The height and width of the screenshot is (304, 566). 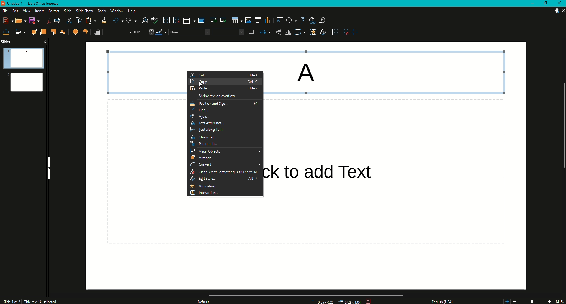 What do you see at coordinates (301, 32) in the screenshot?
I see `Transformations` at bounding box center [301, 32].